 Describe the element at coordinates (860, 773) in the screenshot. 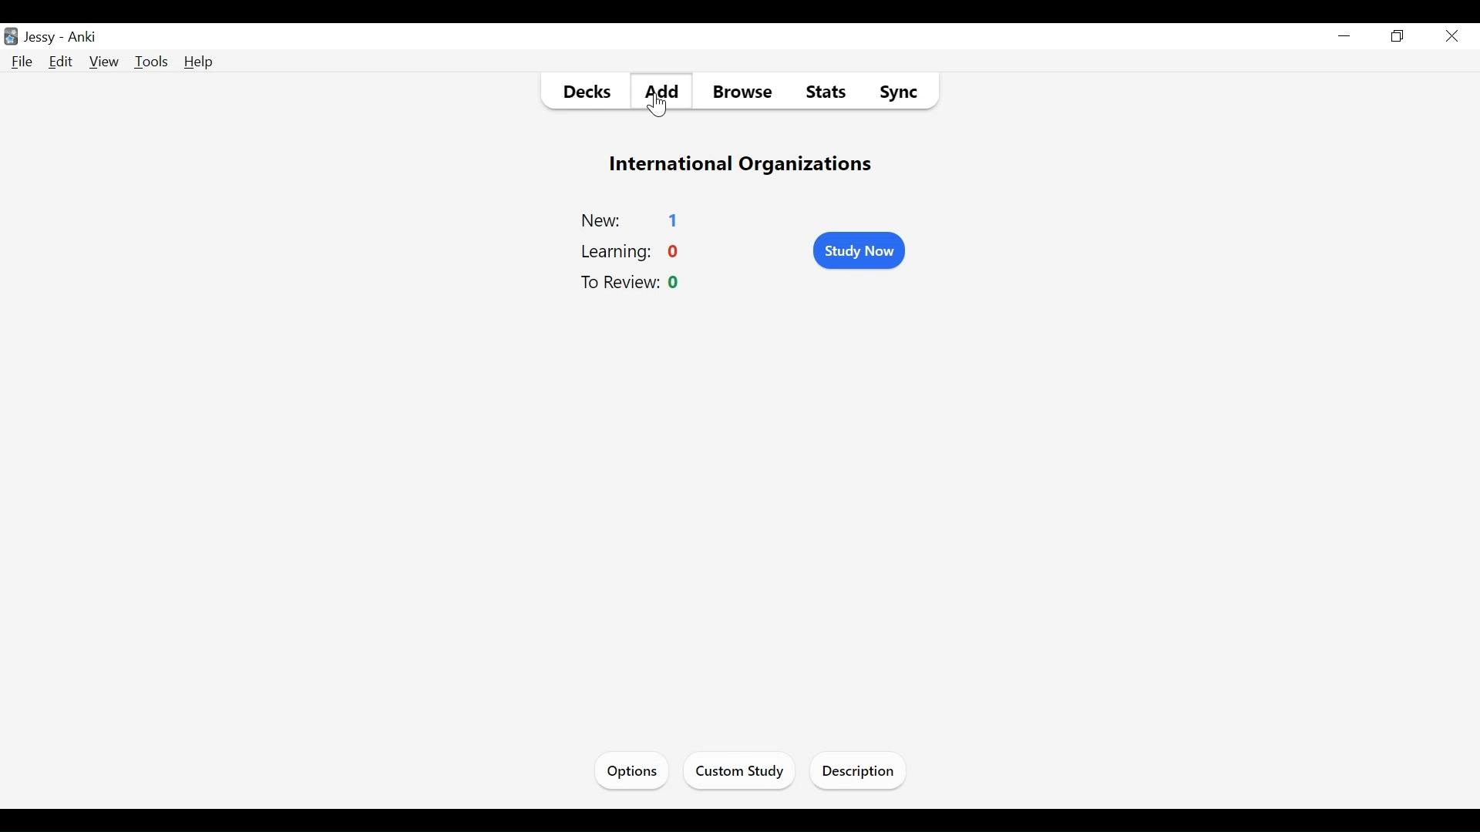

I see `Description` at that location.